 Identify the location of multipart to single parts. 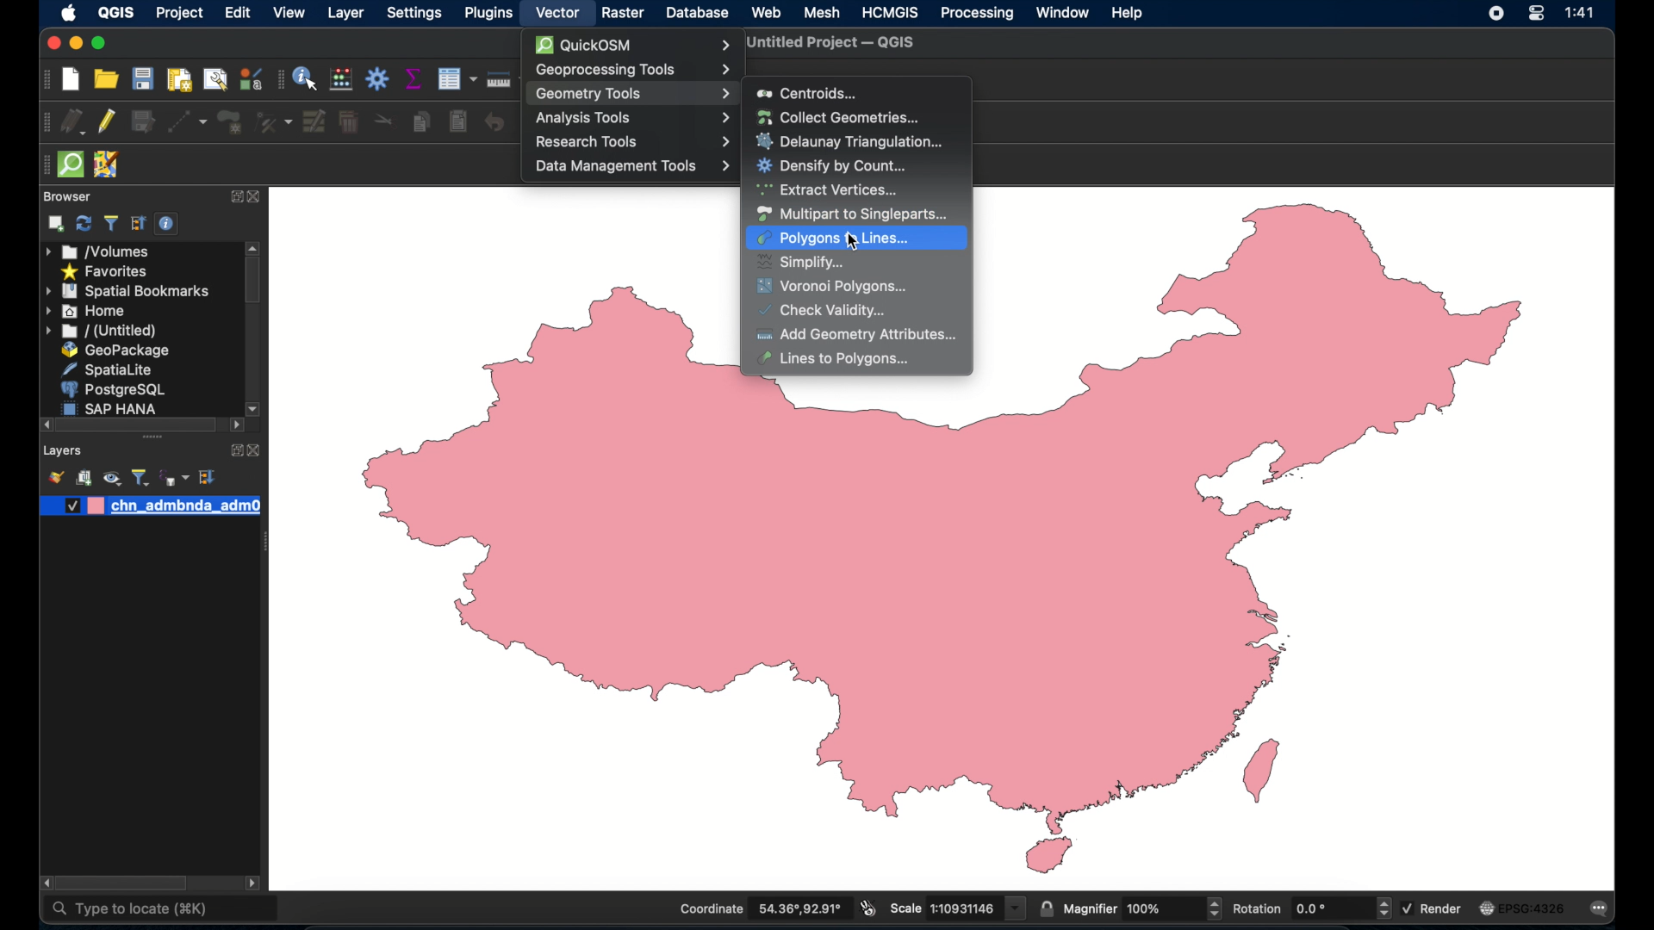
(852, 214).